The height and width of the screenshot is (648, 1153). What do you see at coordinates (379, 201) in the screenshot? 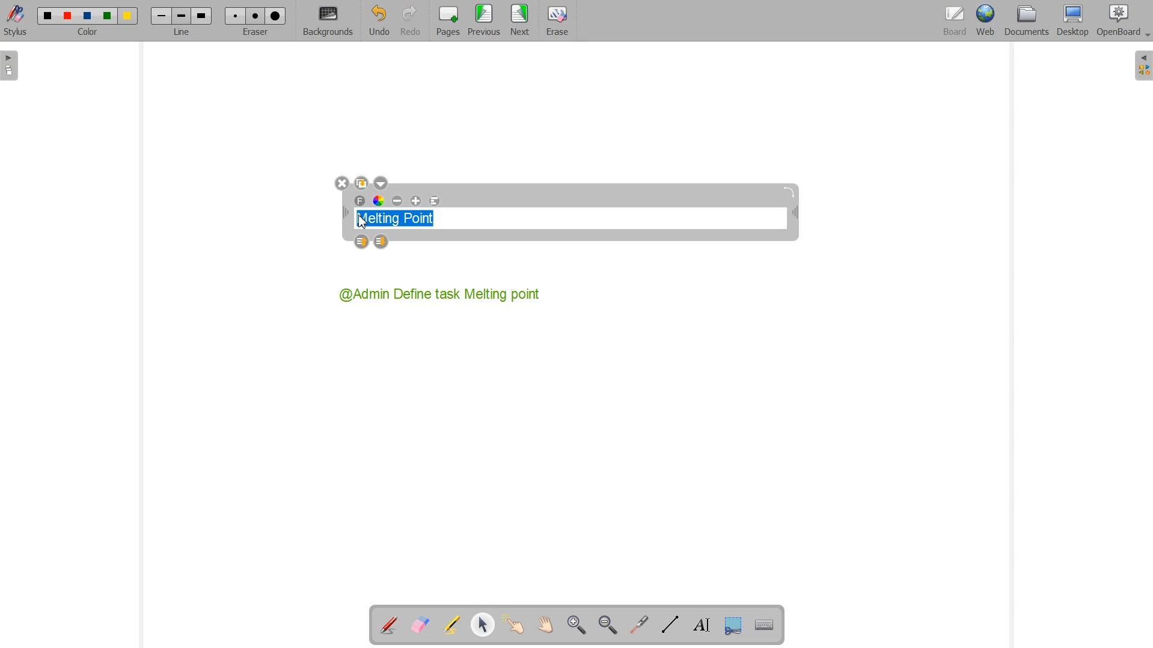
I see `Text Color` at bounding box center [379, 201].